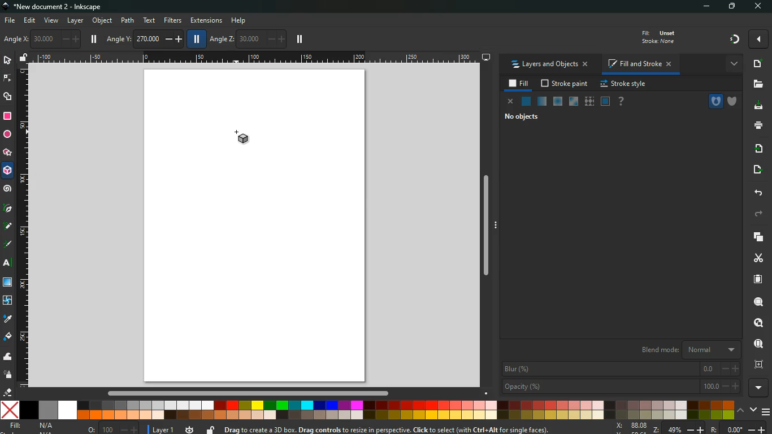  Describe the element at coordinates (758, 258) in the screenshot. I see `cut` at that location.